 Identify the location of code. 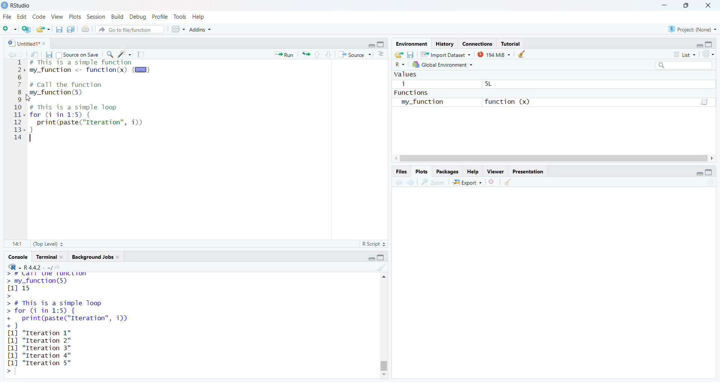
(39, 16).